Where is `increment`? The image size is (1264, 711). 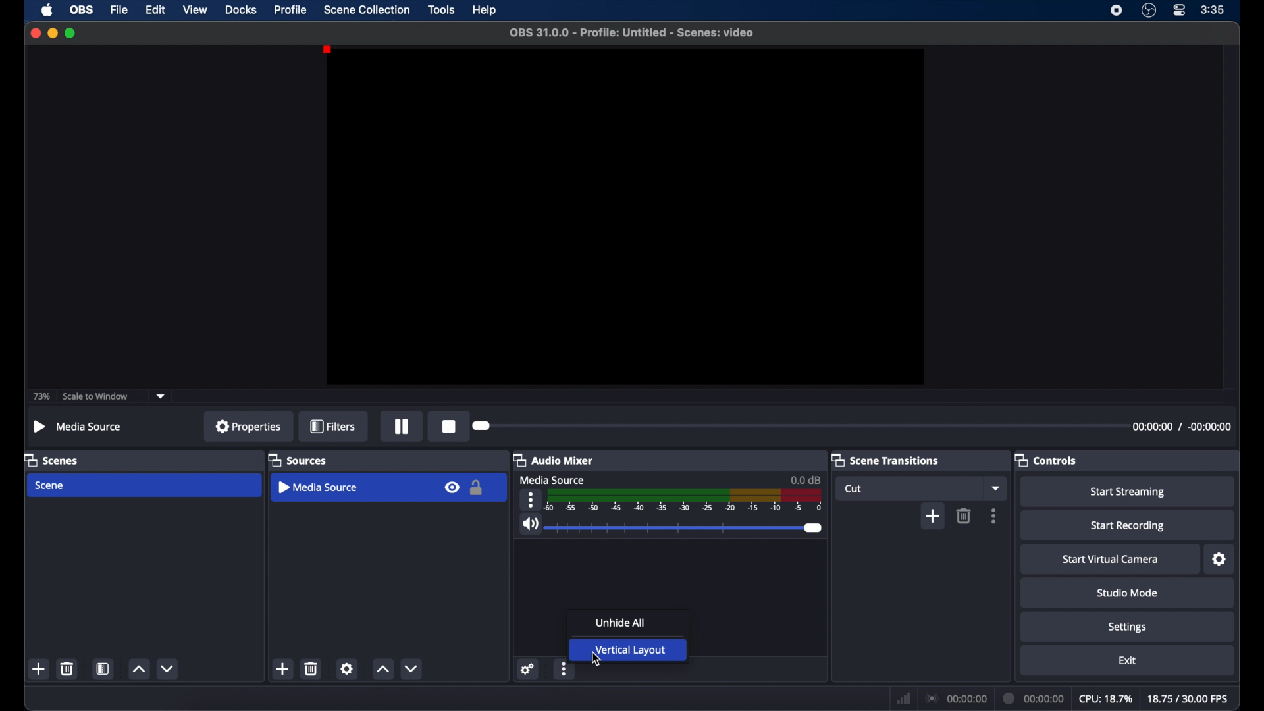 increment is located at coordinates (382, 668).